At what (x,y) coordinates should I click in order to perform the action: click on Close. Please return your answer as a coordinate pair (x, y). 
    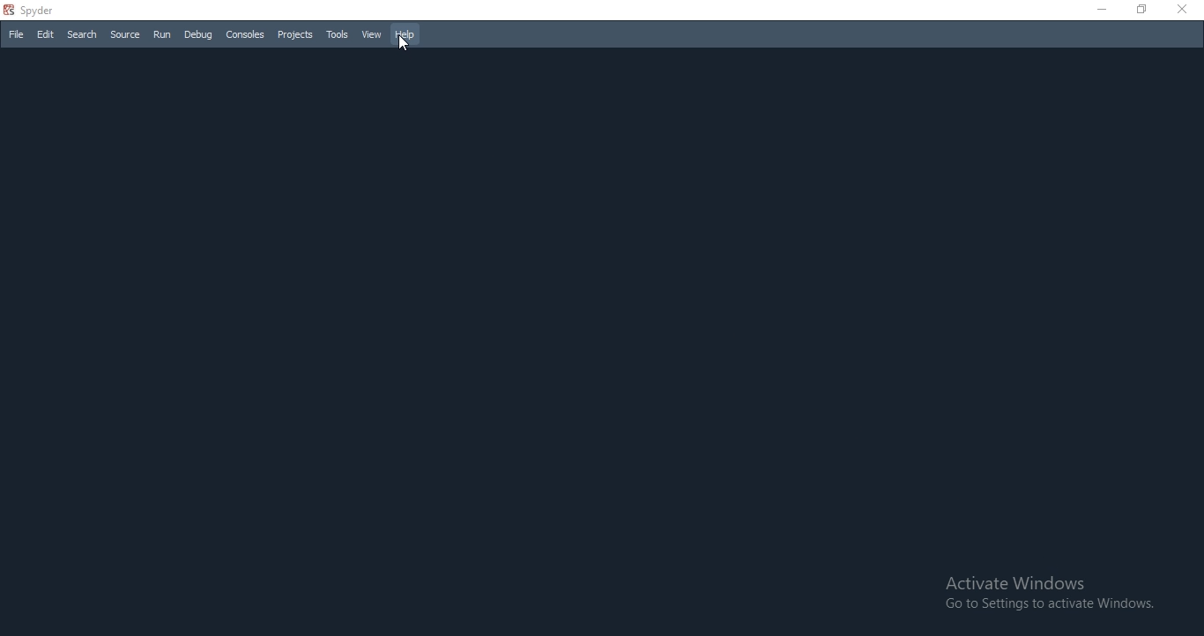
    Looking at the image, I should click on (1186, 9).